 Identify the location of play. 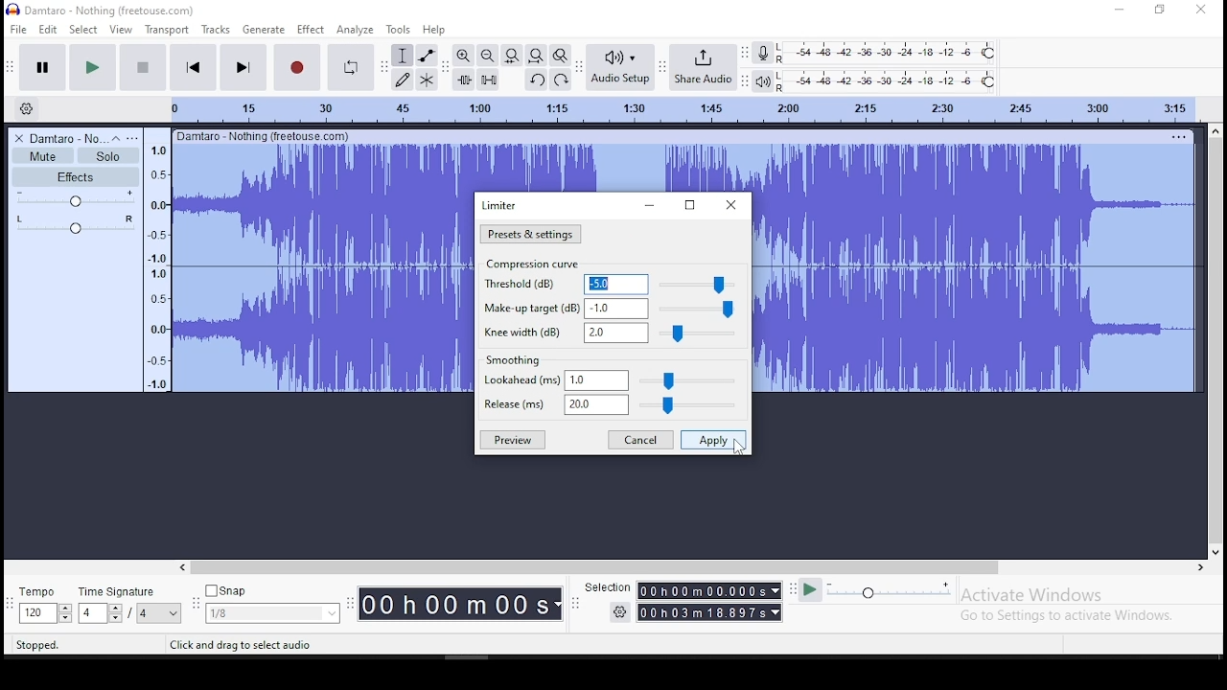
(96, 66).